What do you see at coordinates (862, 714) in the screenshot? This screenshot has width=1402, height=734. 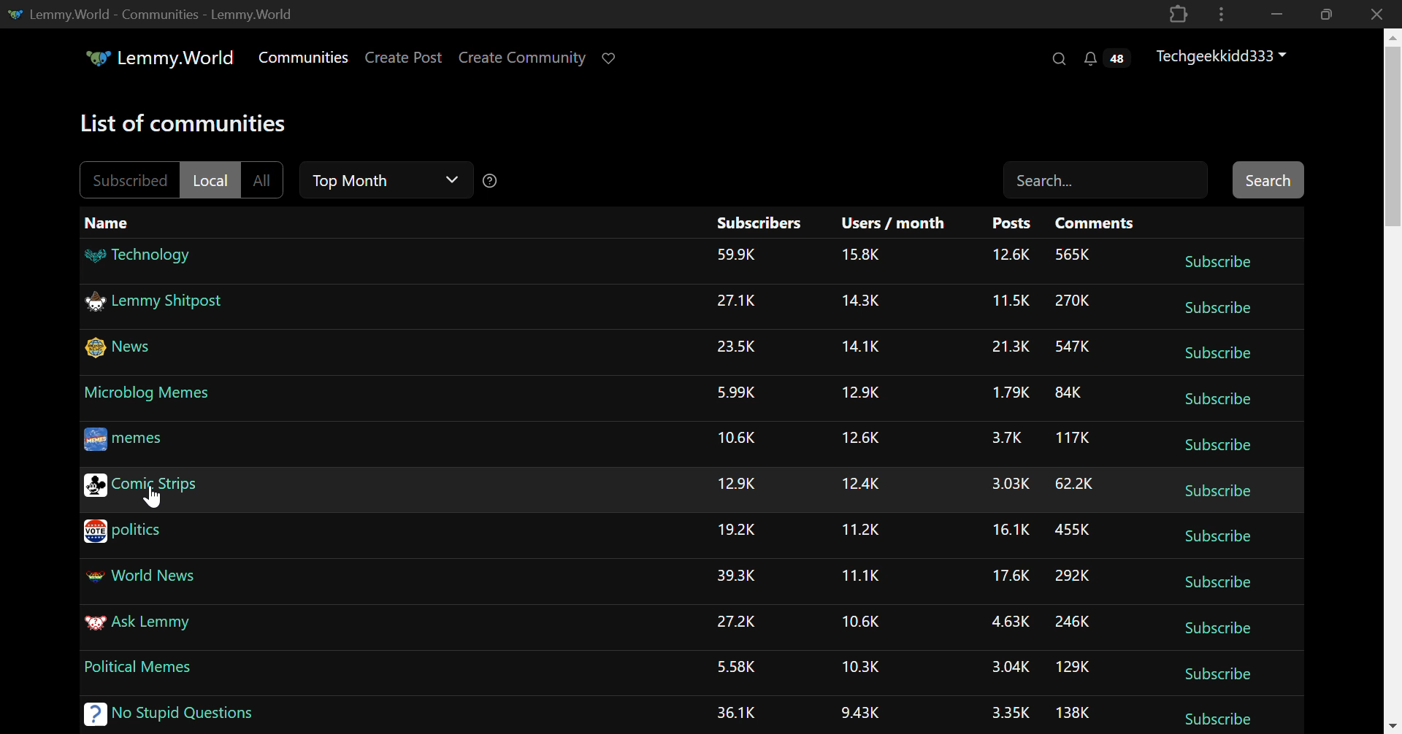 I see `9.43K` at bounding box center [862, 714].